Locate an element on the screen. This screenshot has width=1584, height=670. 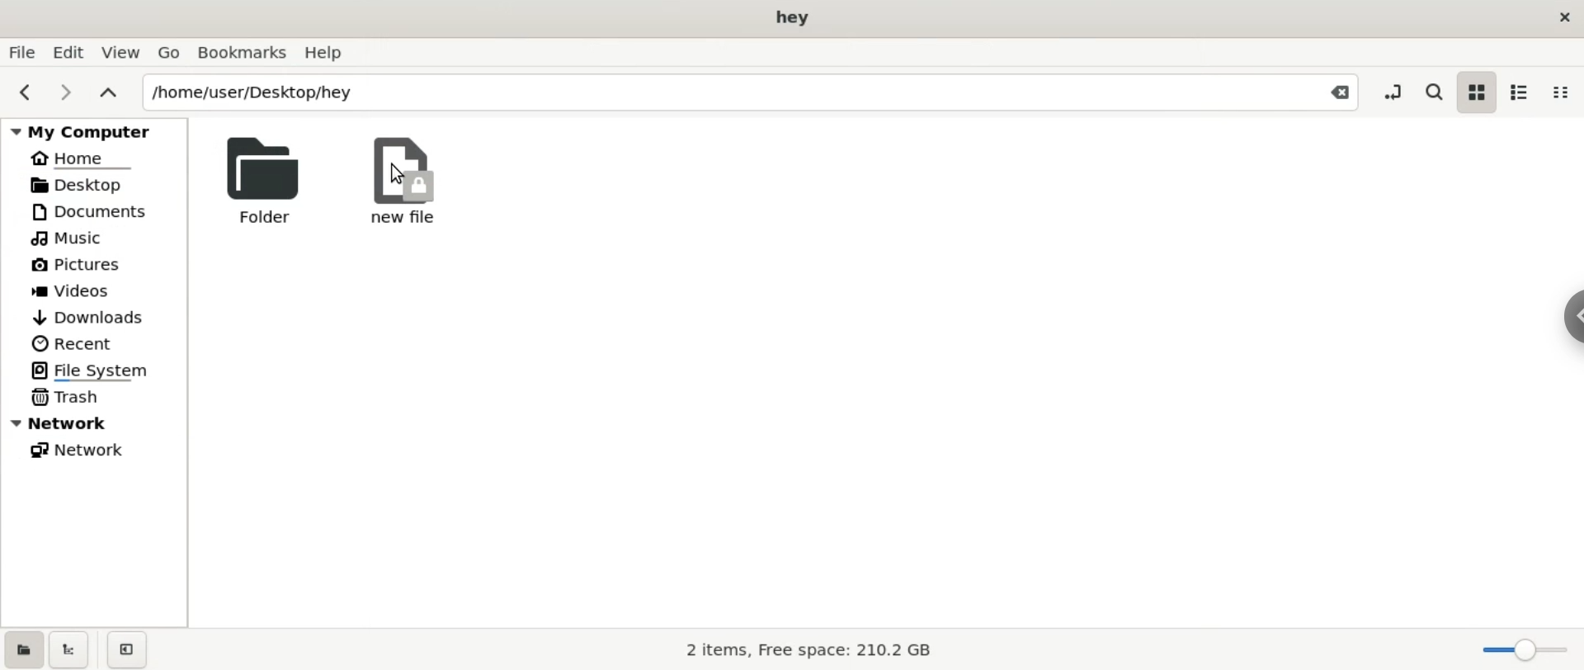
Close is located at coordinates (1338, 94).